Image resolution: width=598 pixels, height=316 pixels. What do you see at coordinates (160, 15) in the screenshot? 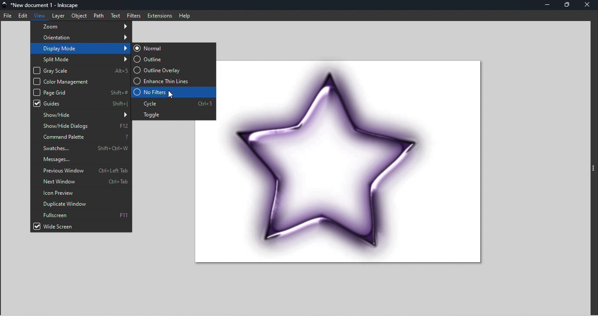
I see `Extensions` at bounding box center [160, 15].